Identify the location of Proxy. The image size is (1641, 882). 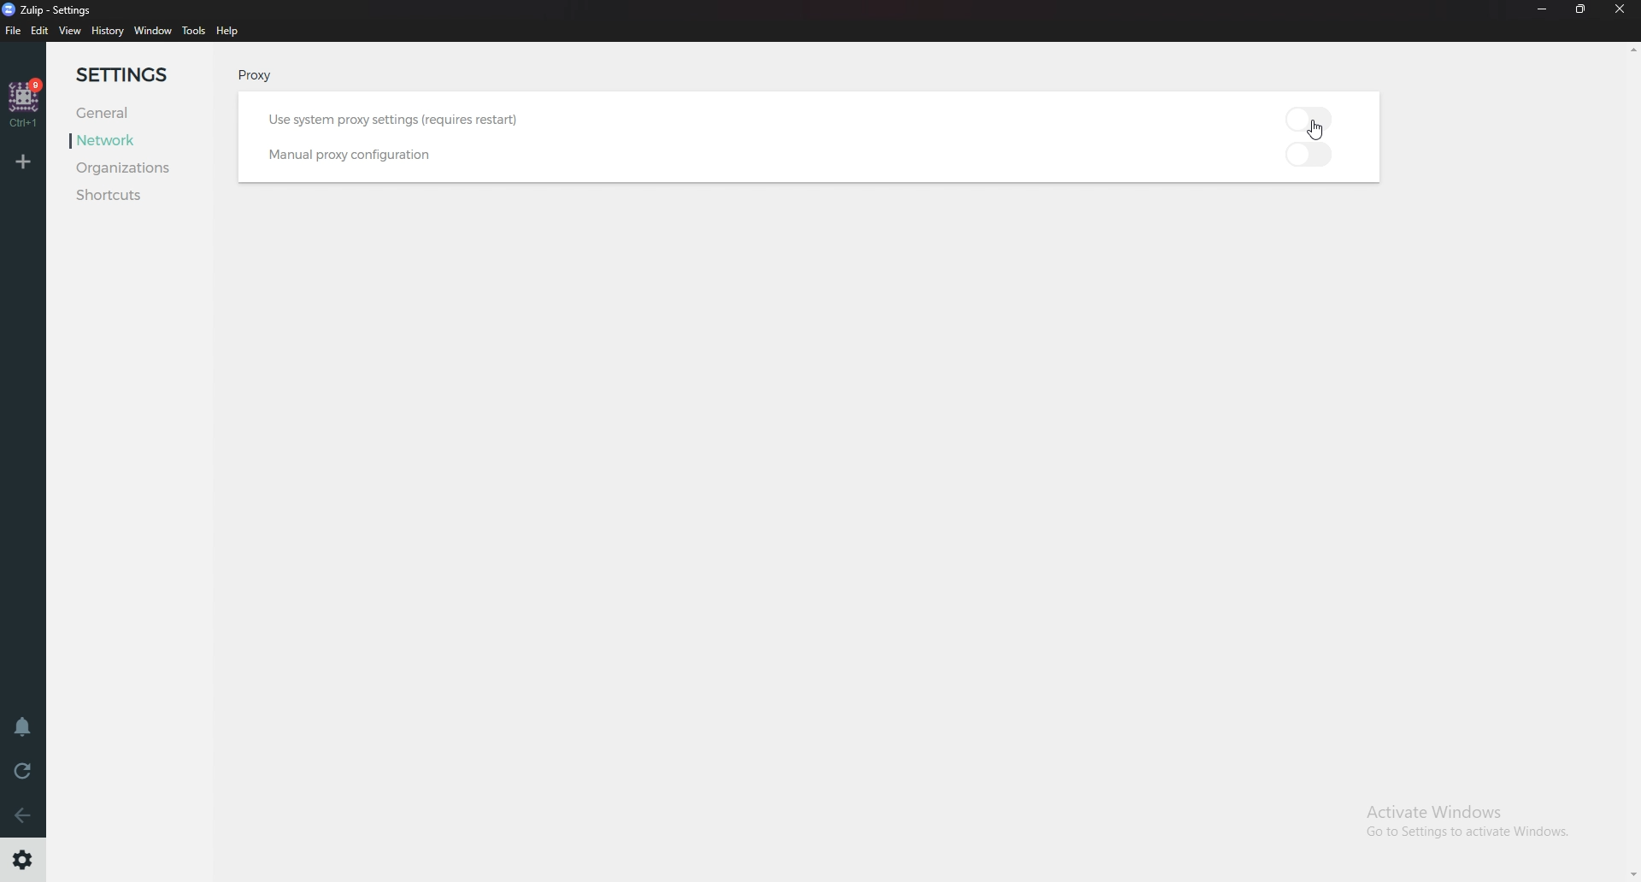
(270, 76).